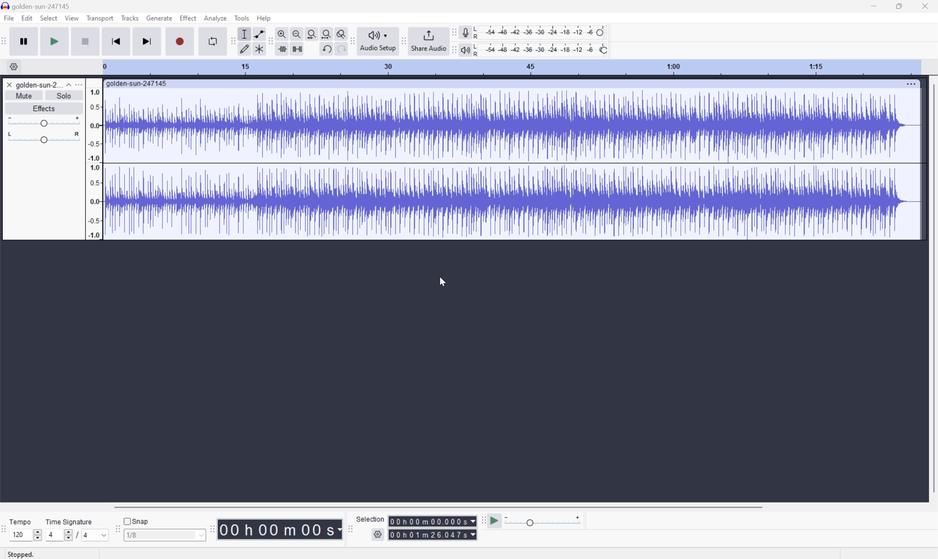 The height and width of the screenshot is (559, 938). Describe the element at coordinates (452, 32) in the screenshot. I see `Audacity recording meter toolbar` at that location.